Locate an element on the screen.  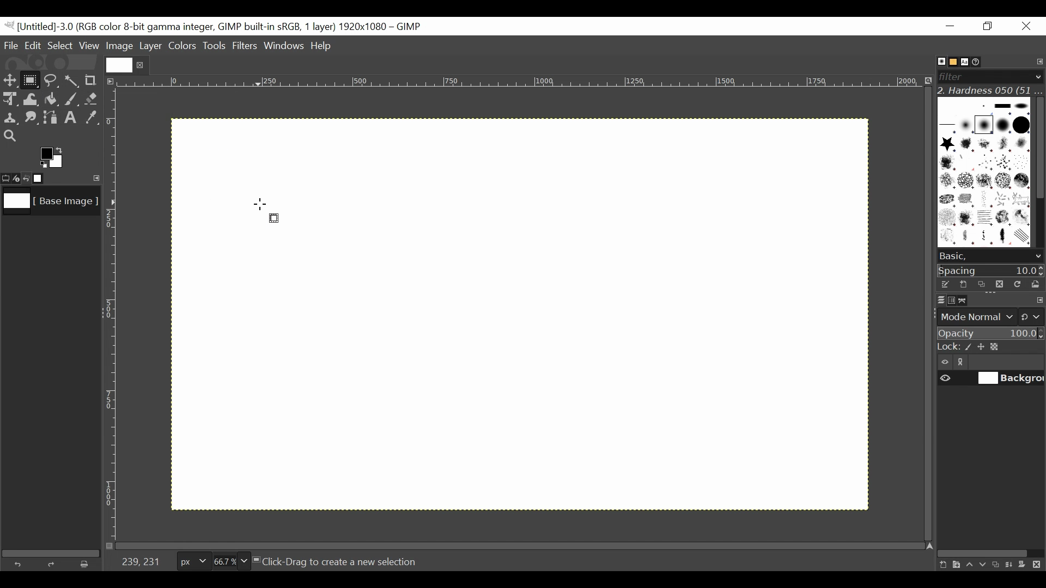
Layers is located at coordinates (934, 299).